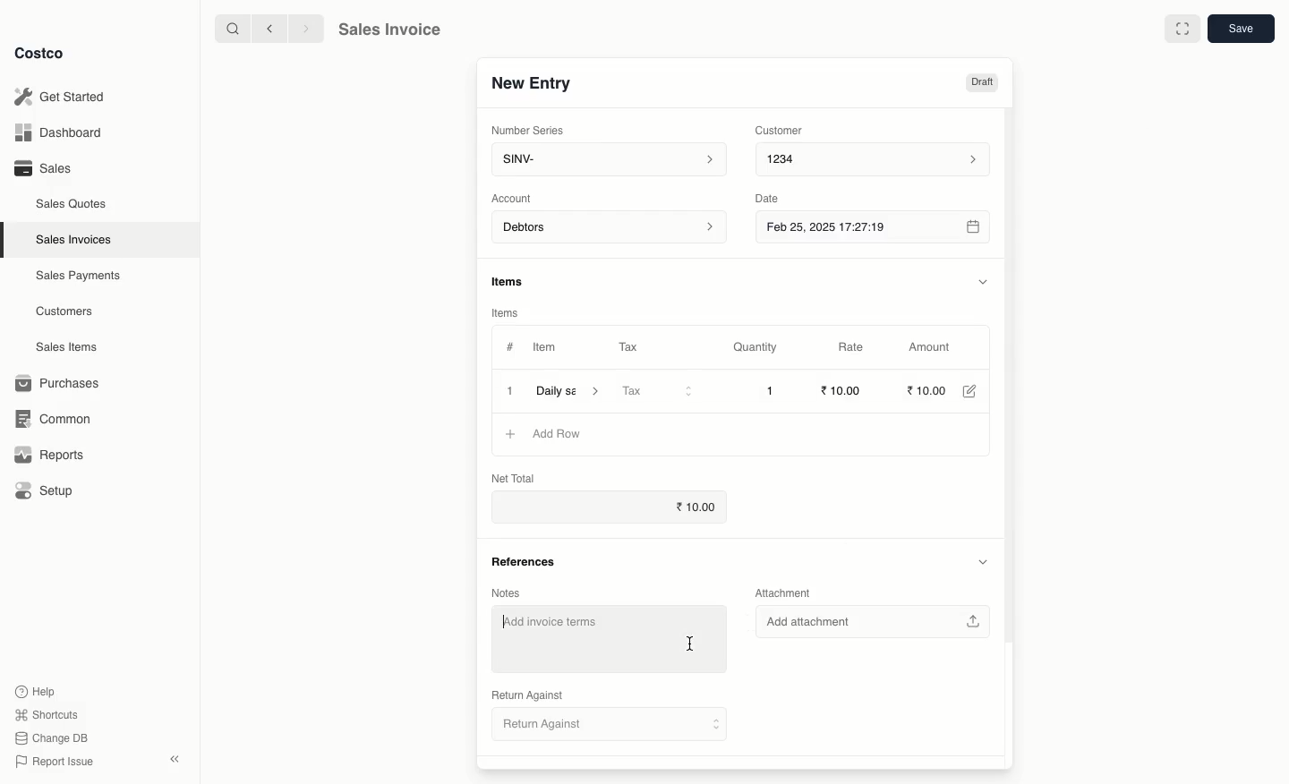 This screenshot has height=784, width=1289. I want to click on Setup, so click(45, 489).